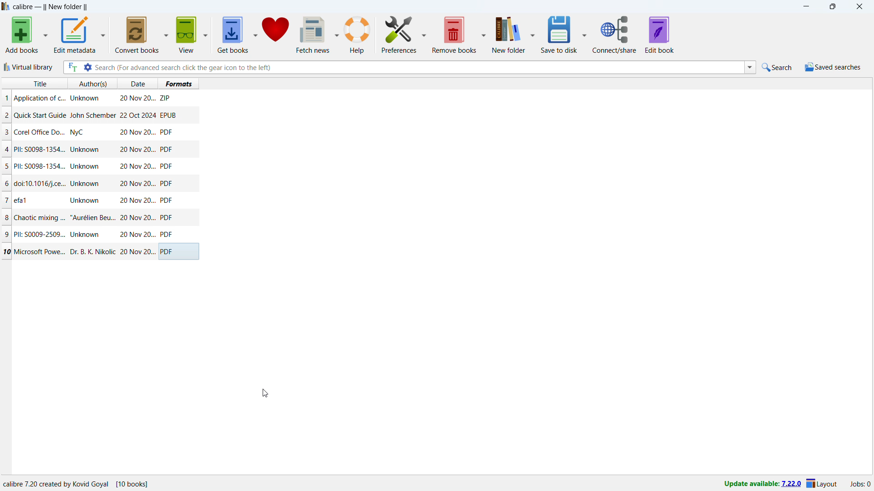  I want to click on preferences options, so click(424, 34).